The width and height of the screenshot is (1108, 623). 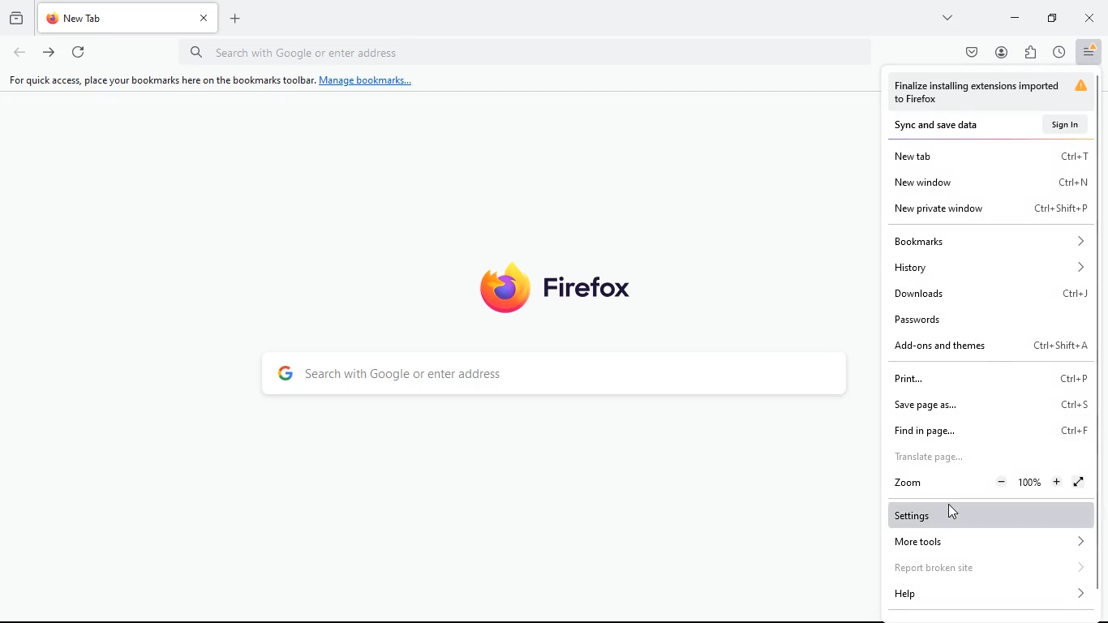 I want to click on report broken site, so click(x=990, y=569).